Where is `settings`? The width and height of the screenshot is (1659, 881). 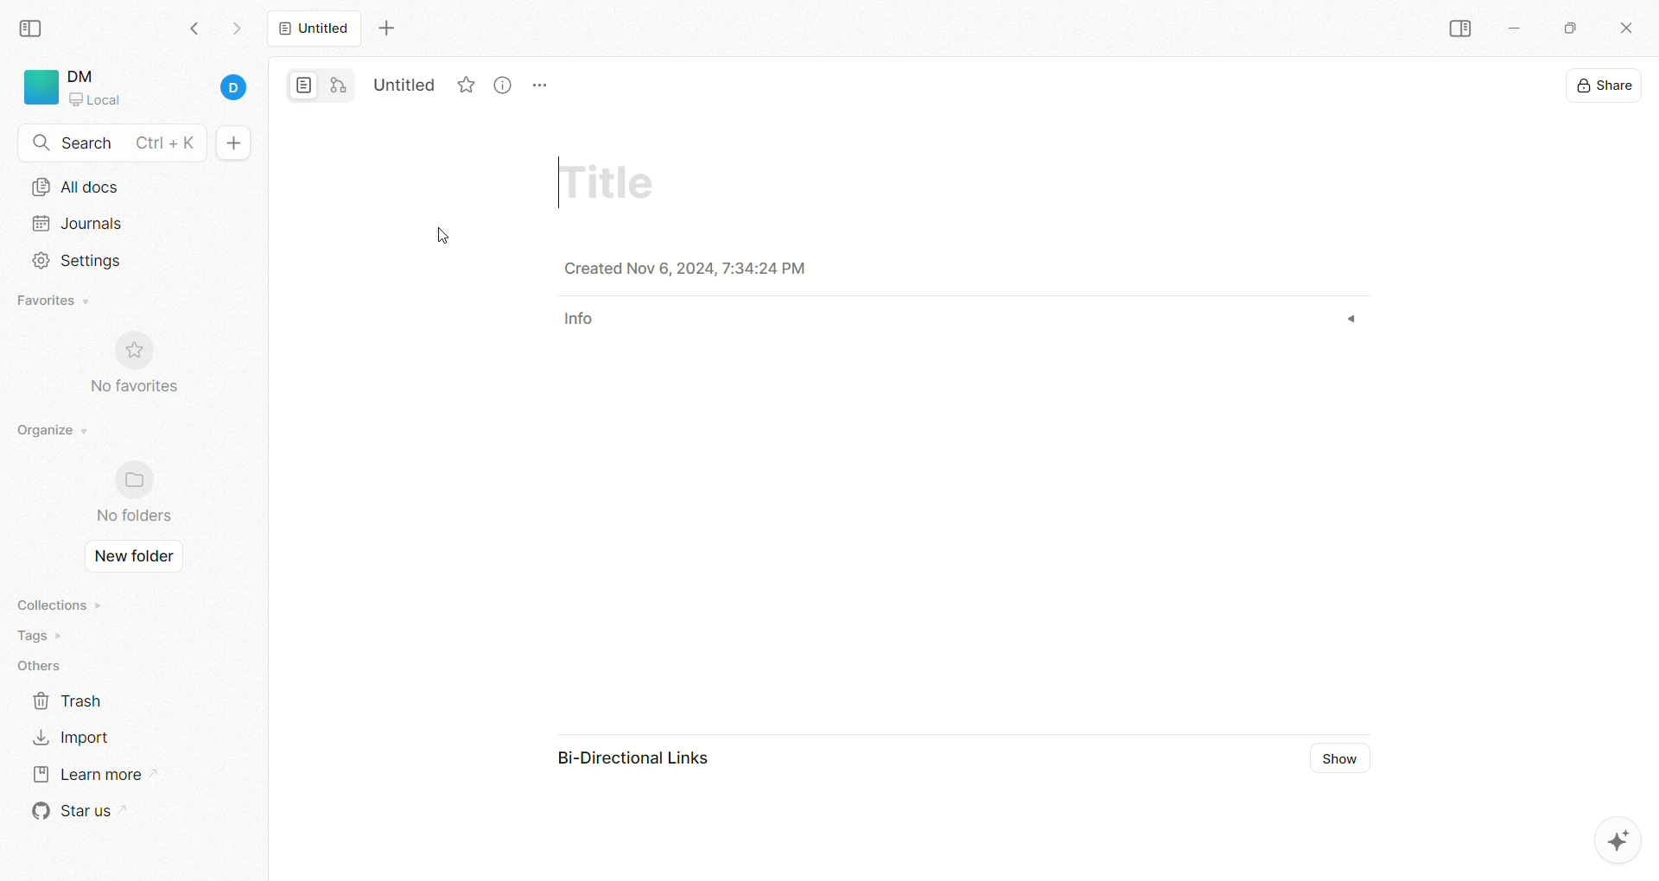
settings is located at coordinates (72, 261).